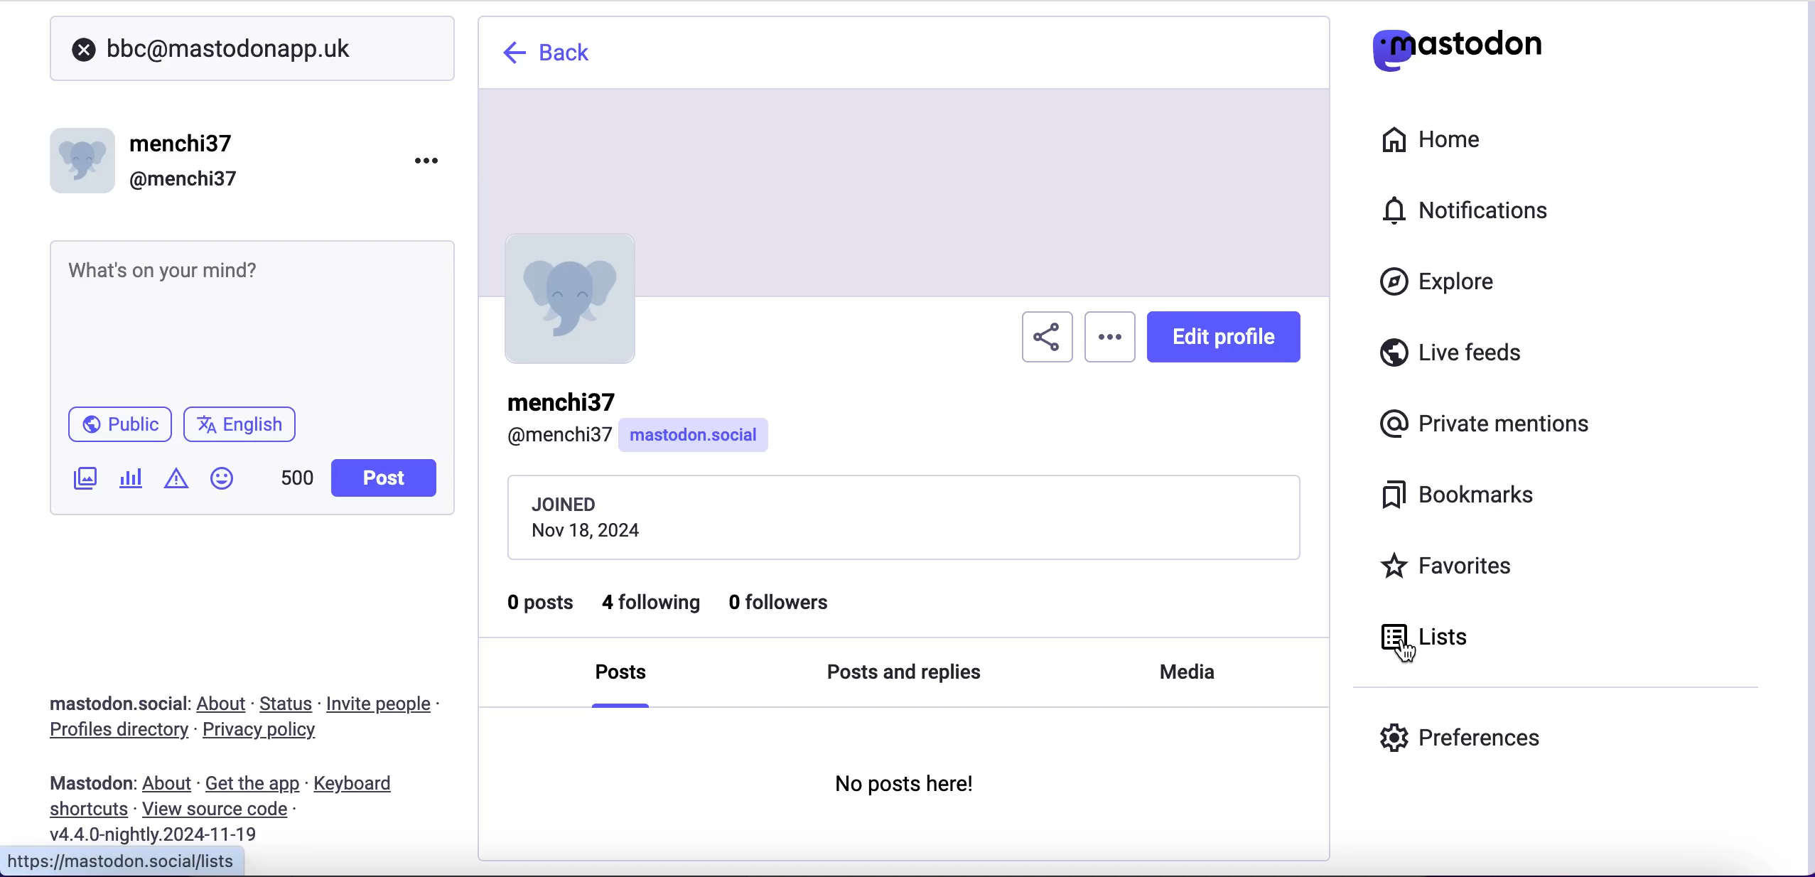  What do you see at coordinates (246, 430) in the screenshot?
I see `language` at bounding box center [246, 430].